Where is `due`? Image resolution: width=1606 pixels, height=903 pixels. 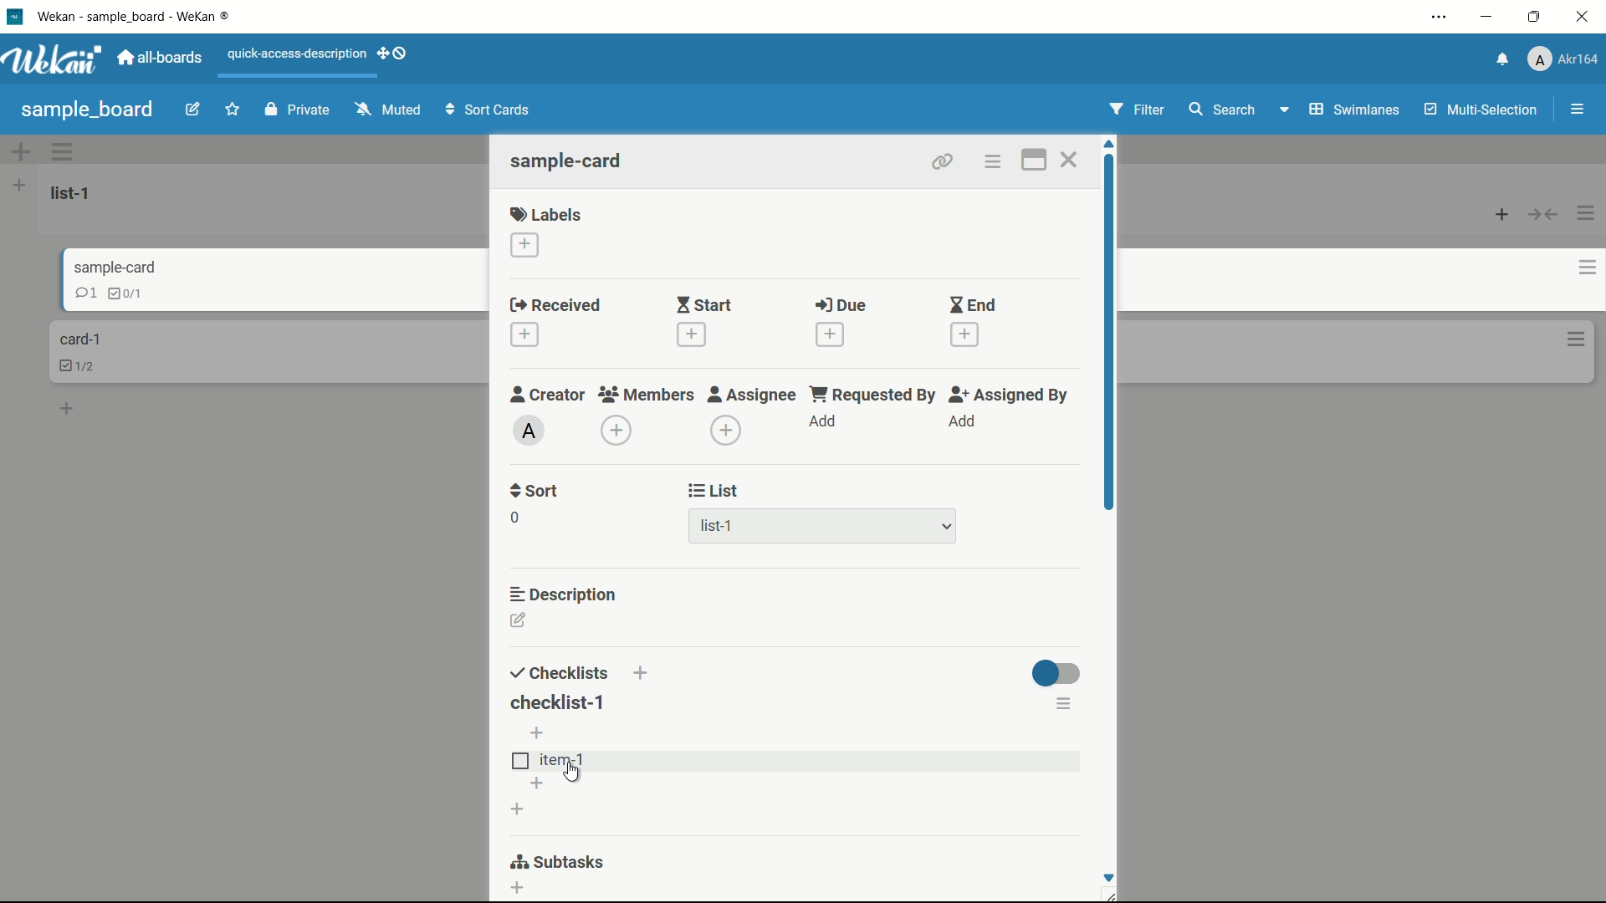
due is located at coordinates (841, 305).